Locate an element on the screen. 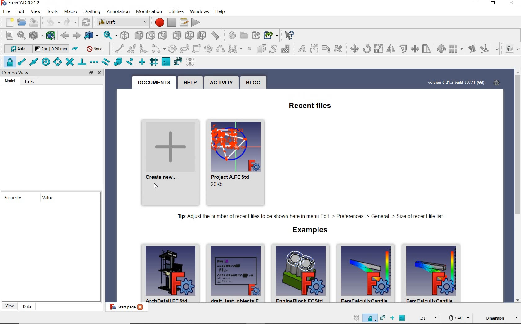  snap parallel is located at coordinates (106, 62).